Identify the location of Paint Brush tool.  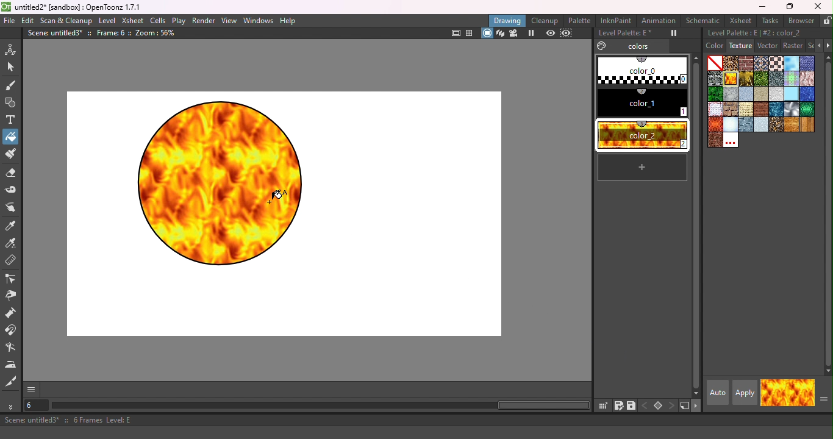
(12, 155).